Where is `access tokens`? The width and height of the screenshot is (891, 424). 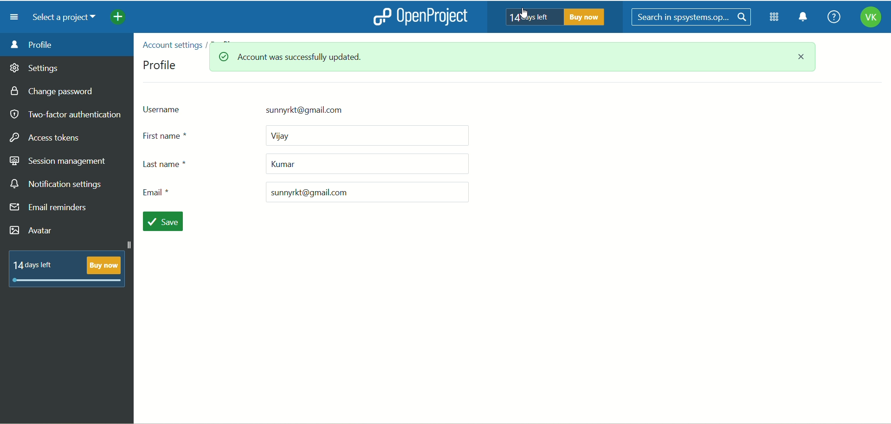
access tokens is located at coordinates (46, 136).